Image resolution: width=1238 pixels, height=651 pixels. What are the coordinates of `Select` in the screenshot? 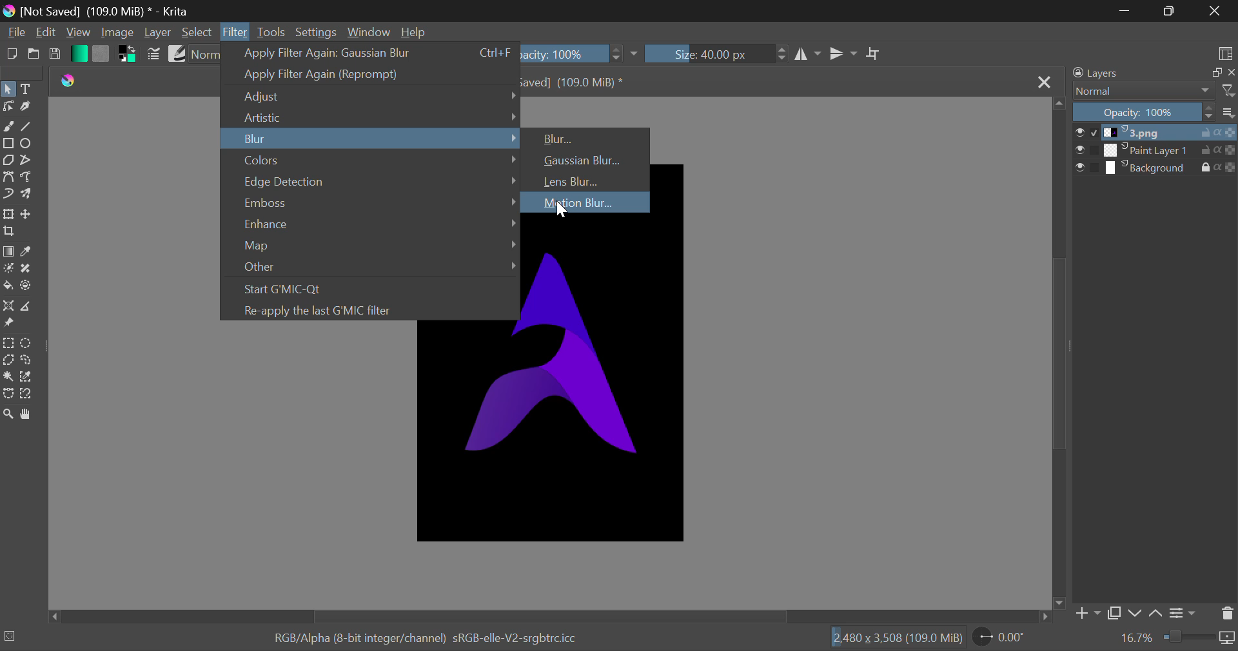 It's located at (197, 32).